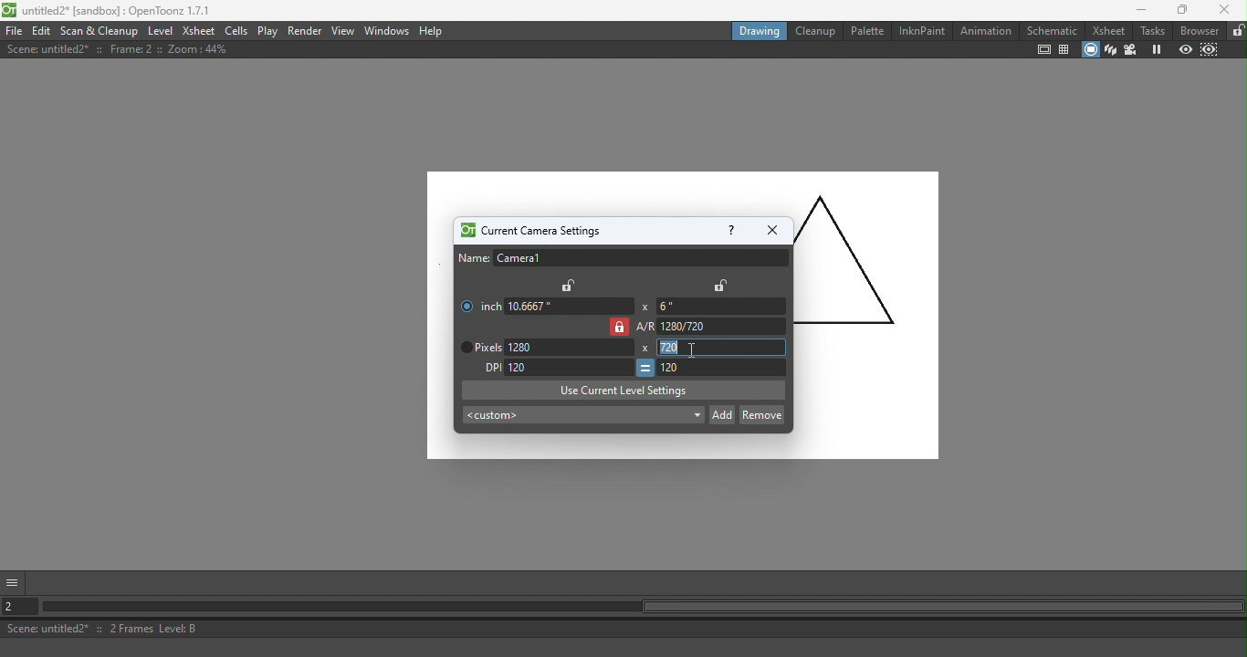 Image resolution: width=1247 pixels, height=657 pixels. What do you see at coordinates (569, 366) in the screenshot?
I see `Enter pixel` at bounding box center [569, 366].